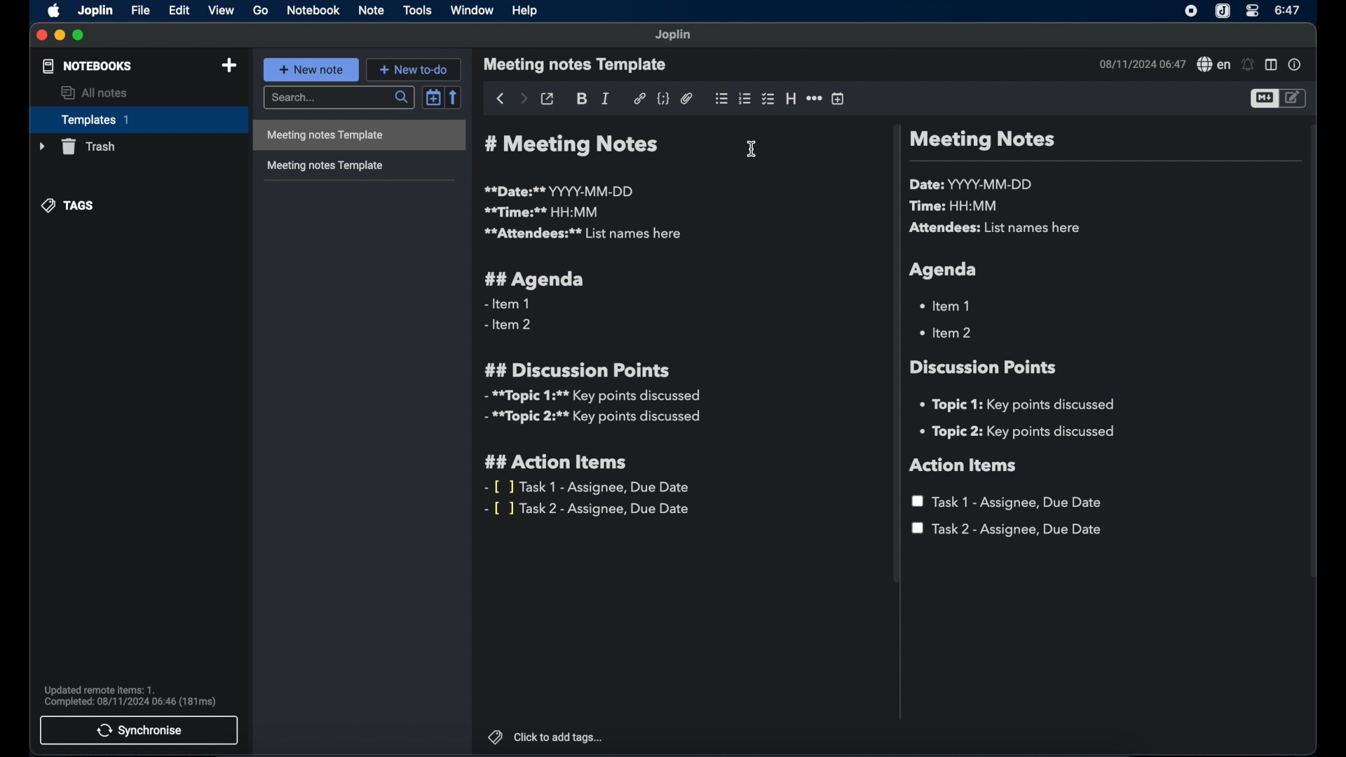  Describe the element at coordinates (132, 695) in the screenshot. I see `updated remote item 1. completed: 08/11/2024 06:46 (181 ms) ` at that location.